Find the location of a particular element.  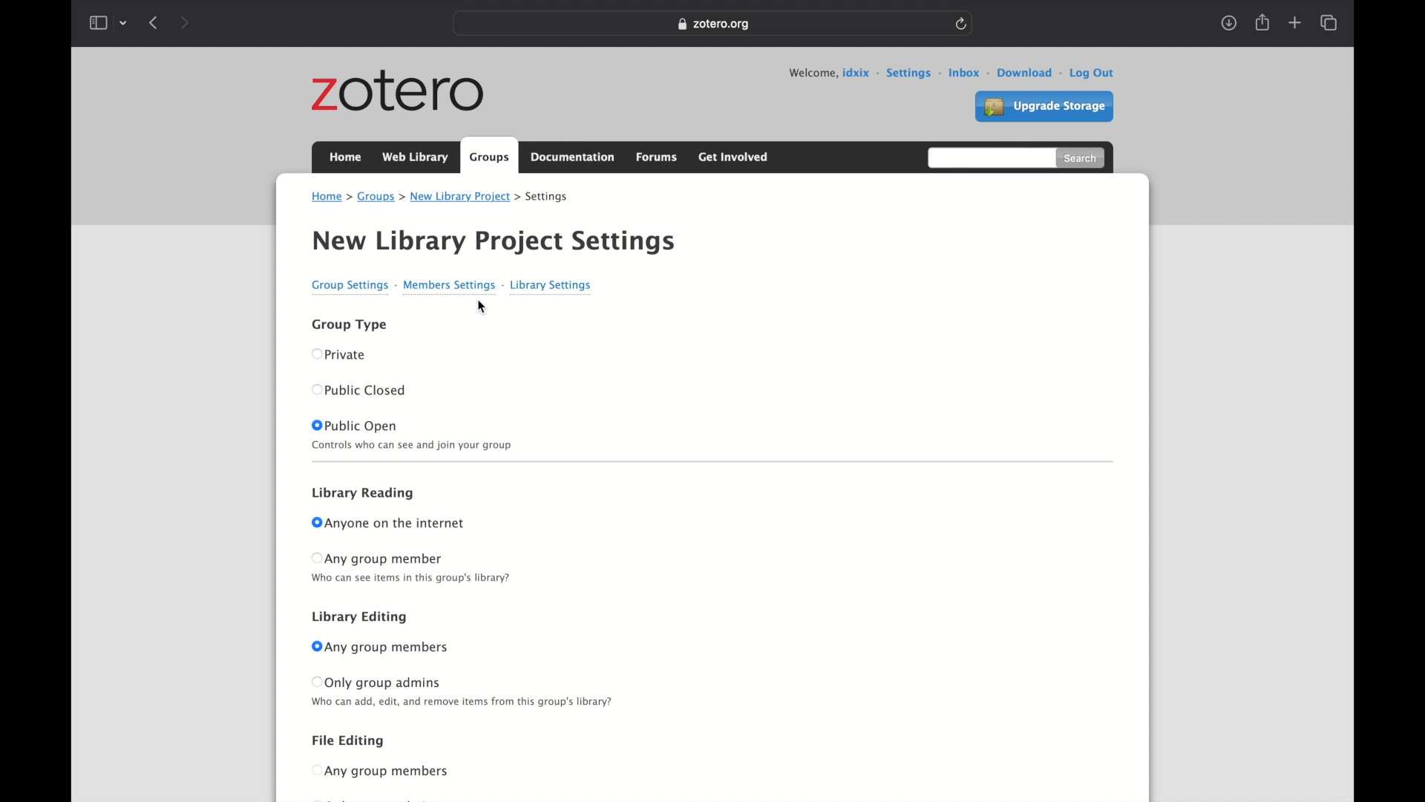

library editing is located at coordinates (359, 617).